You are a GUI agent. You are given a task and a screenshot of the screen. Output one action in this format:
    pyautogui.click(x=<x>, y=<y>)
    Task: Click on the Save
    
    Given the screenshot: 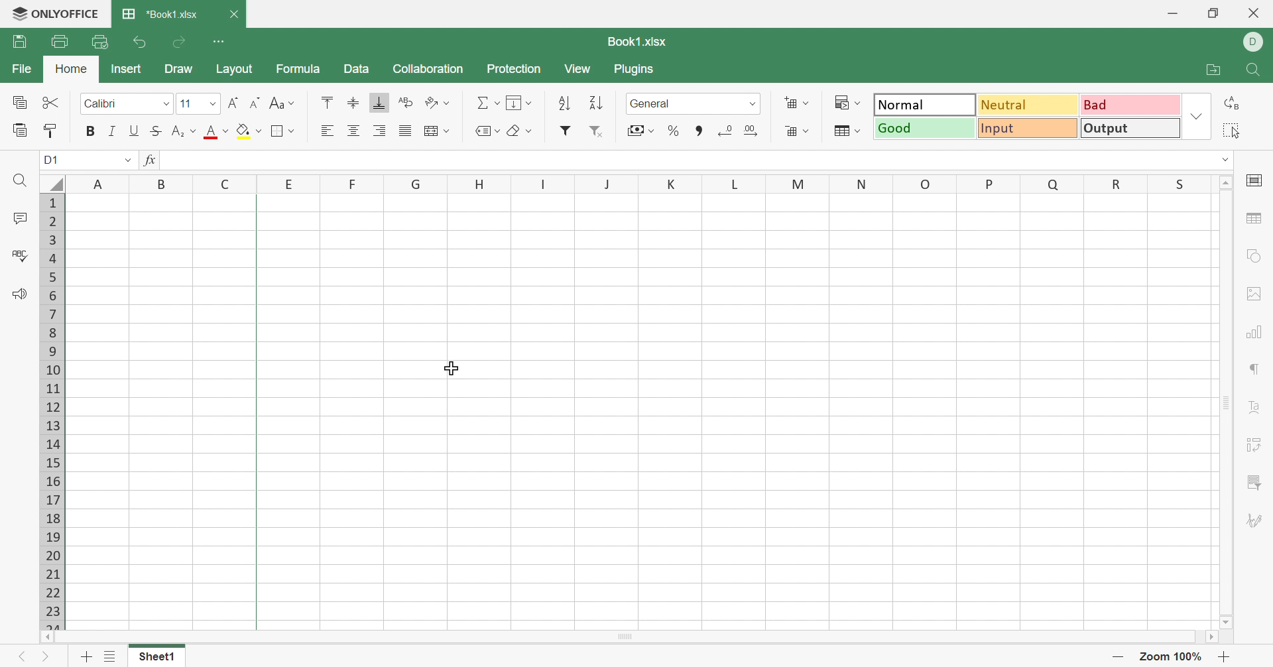 What is the action you would take?
    pyautogui.click(x=21, y=42)
    